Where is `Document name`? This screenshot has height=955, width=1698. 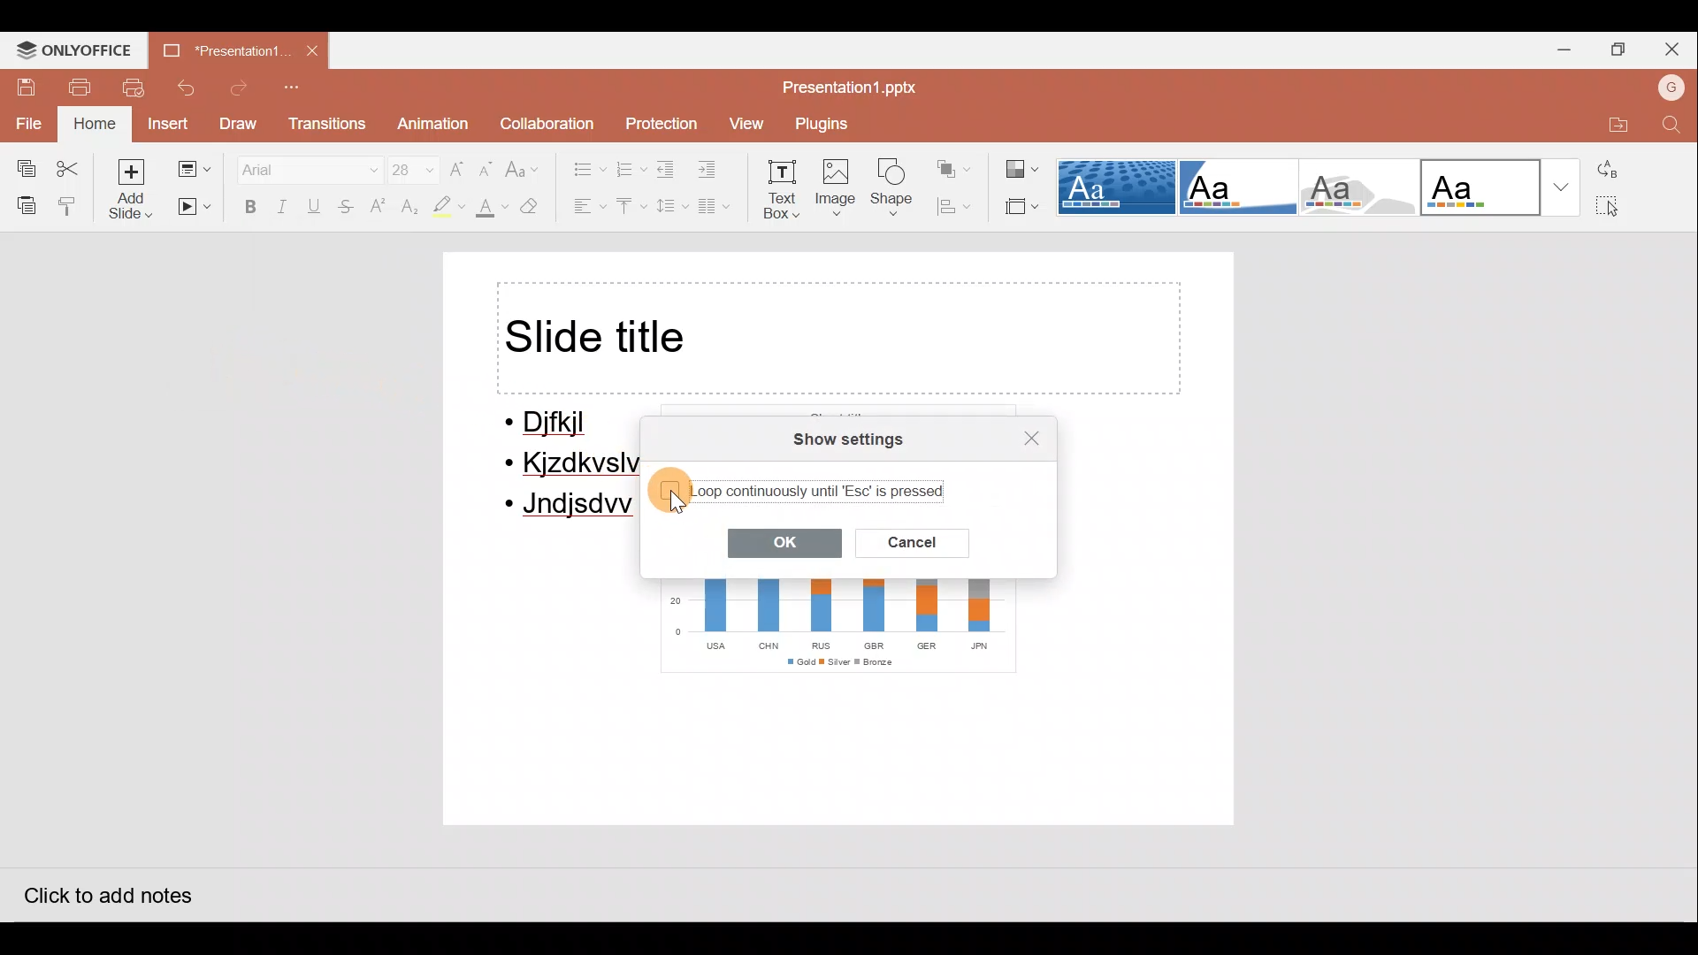
Document name is located at coordinates (848, 87).